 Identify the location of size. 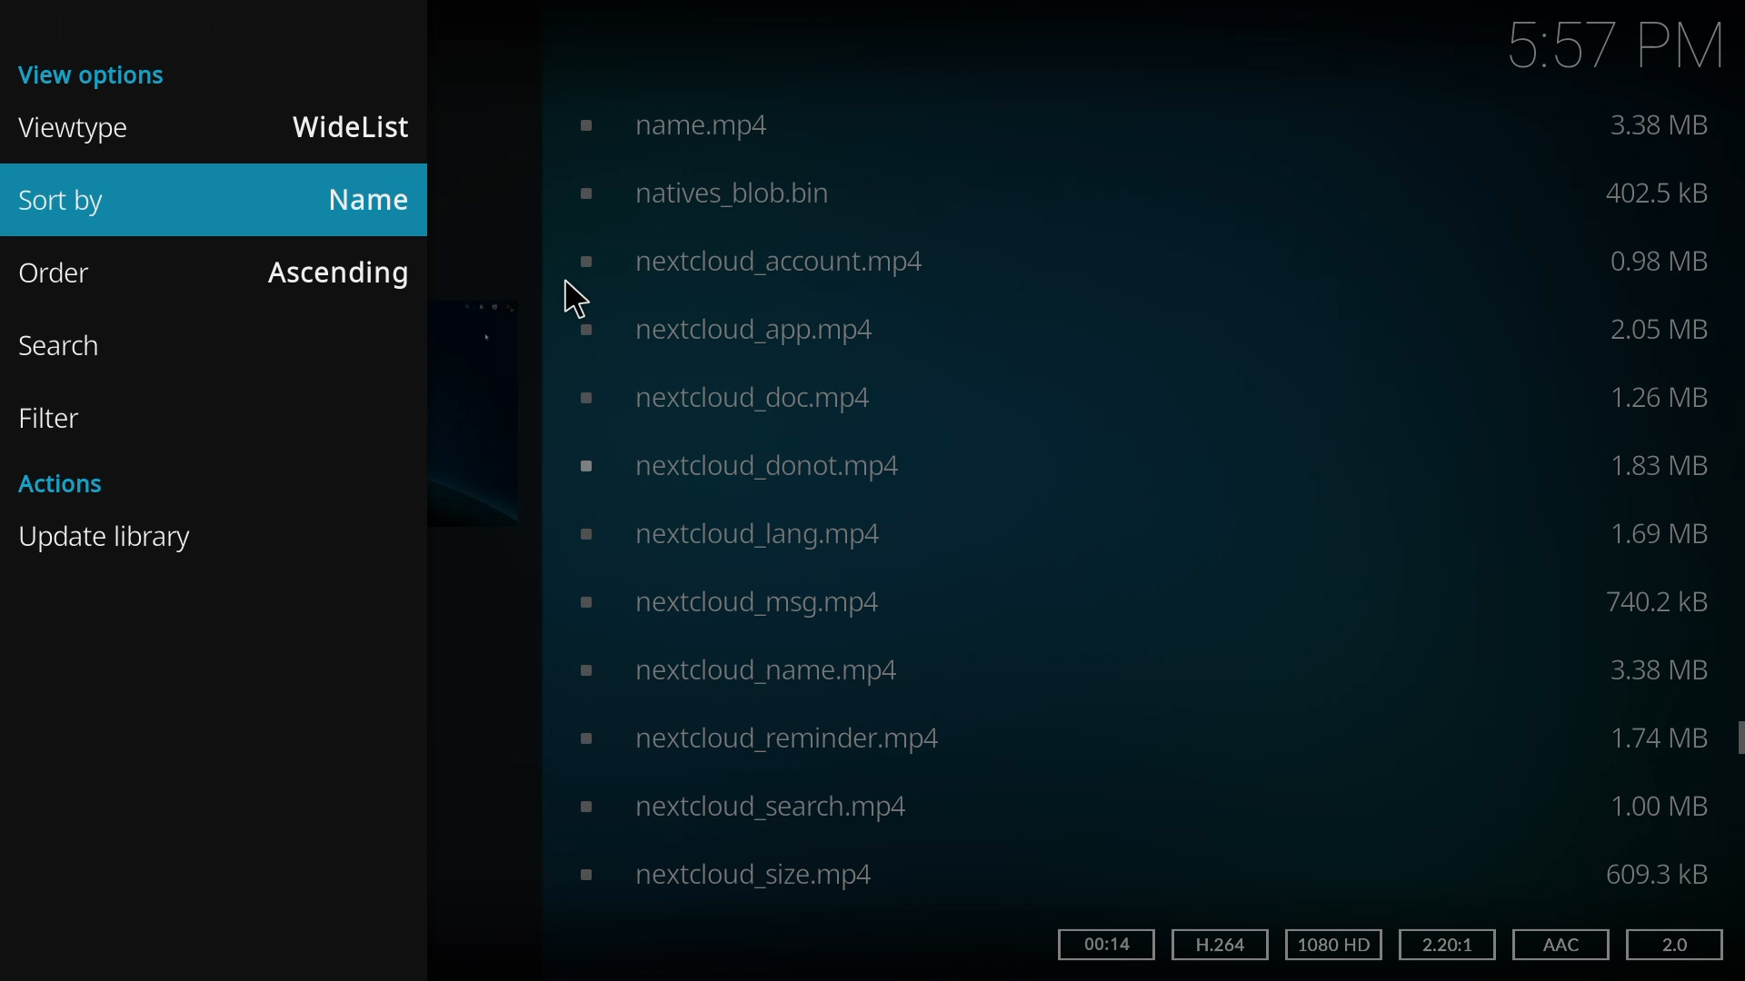
(1659, 740).